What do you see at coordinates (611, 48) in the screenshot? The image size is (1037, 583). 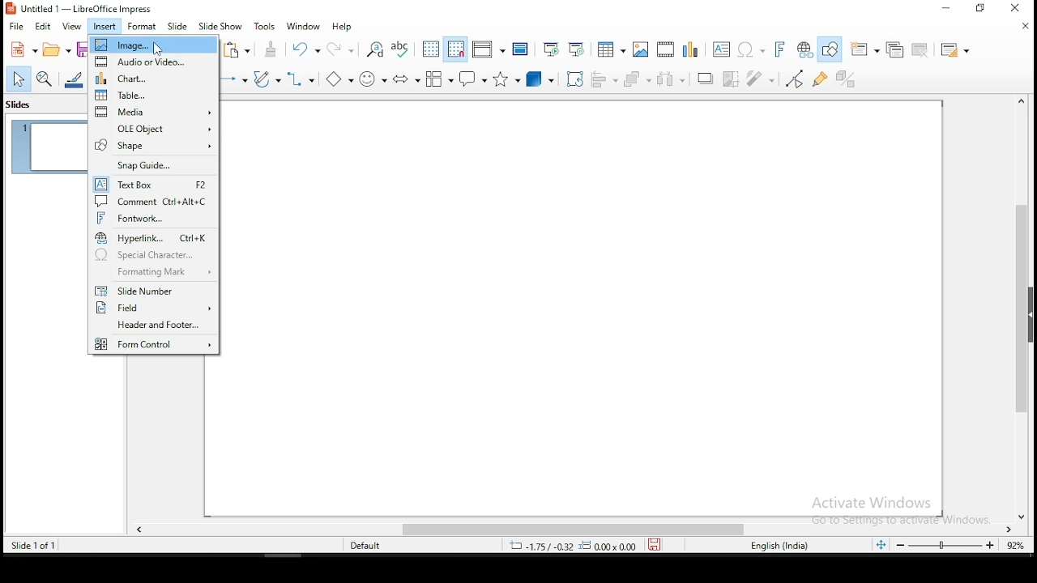 I see `table` at bounding box center [611, 48].